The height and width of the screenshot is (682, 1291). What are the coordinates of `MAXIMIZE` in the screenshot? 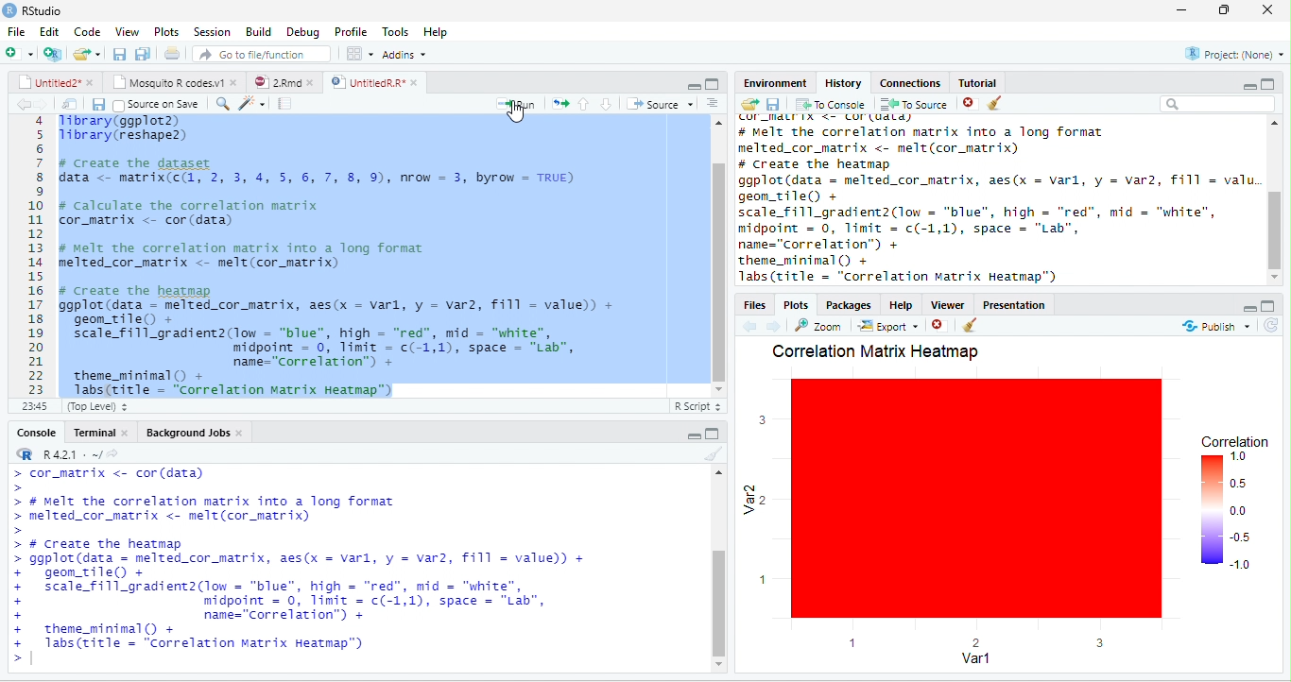 It's located at (1271, 304).